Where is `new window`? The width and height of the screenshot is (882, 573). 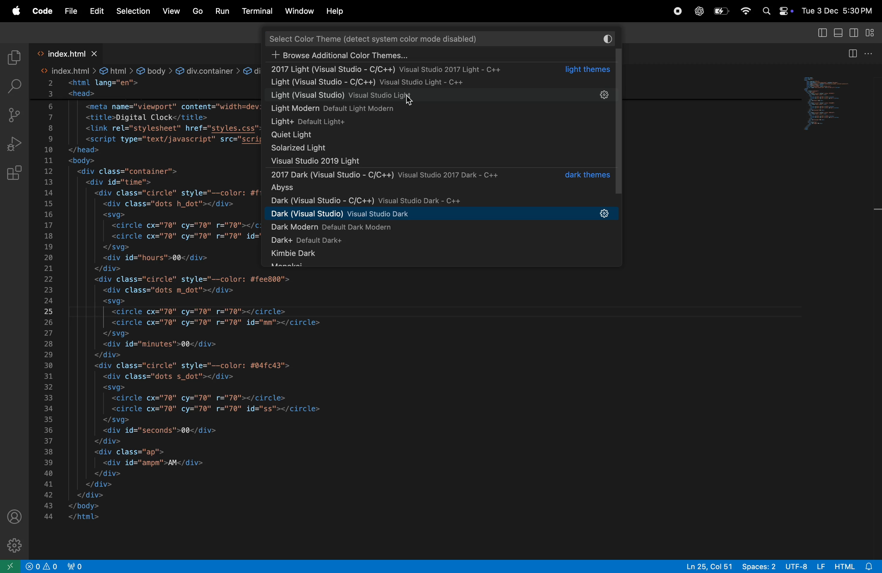
new window is located at coordinates (9, 566).